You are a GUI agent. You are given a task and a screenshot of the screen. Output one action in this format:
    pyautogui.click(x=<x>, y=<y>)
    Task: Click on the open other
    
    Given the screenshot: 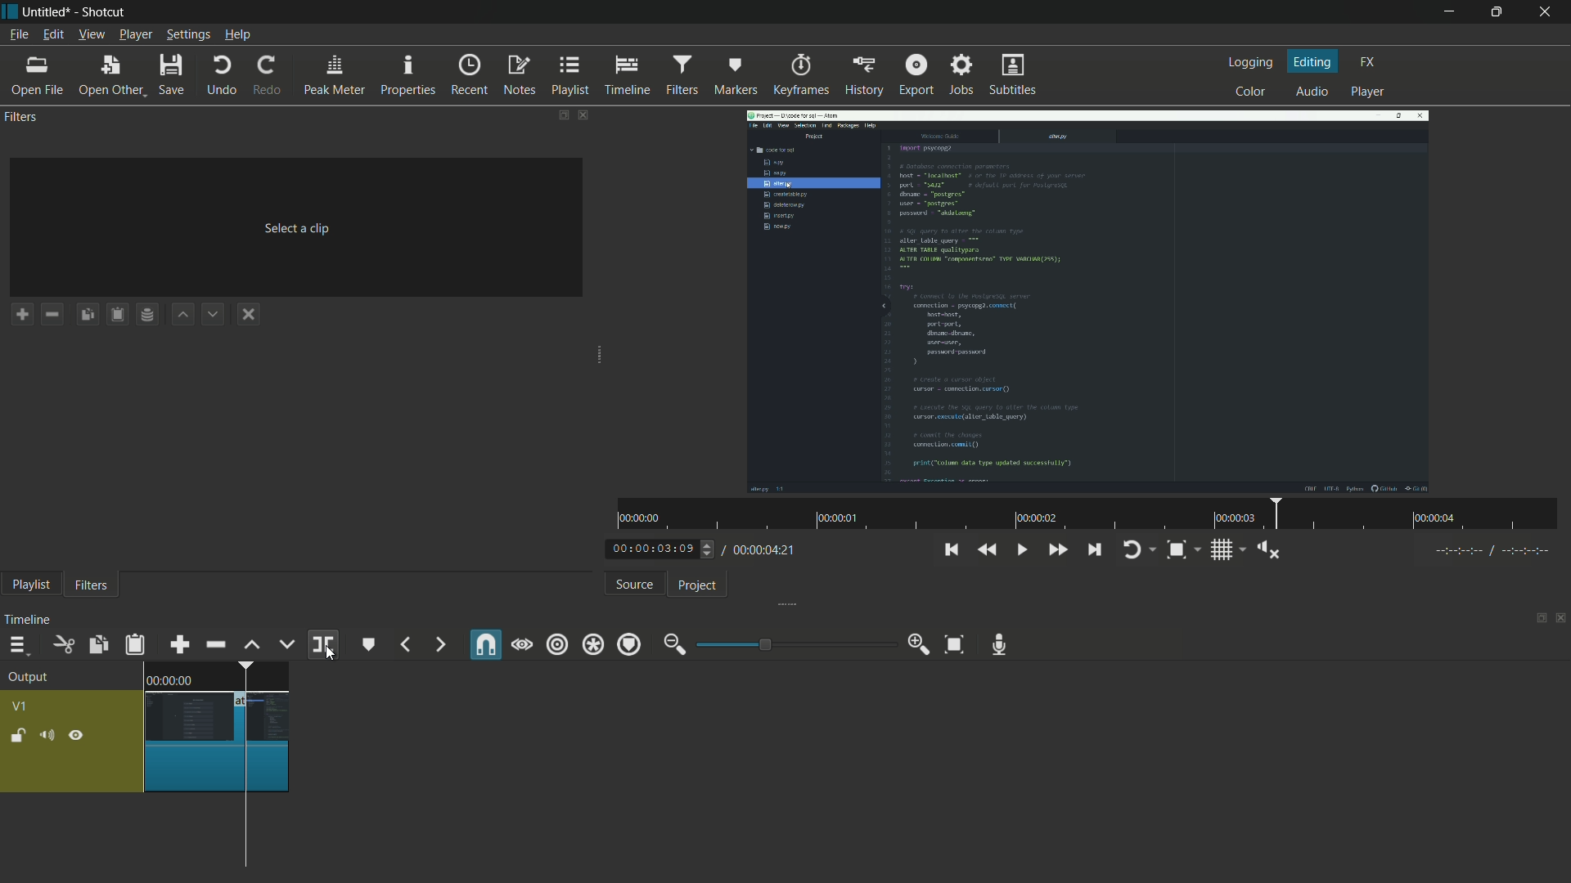 What is the action you would take?
    pyautogui.click(x=110, y=76)
    